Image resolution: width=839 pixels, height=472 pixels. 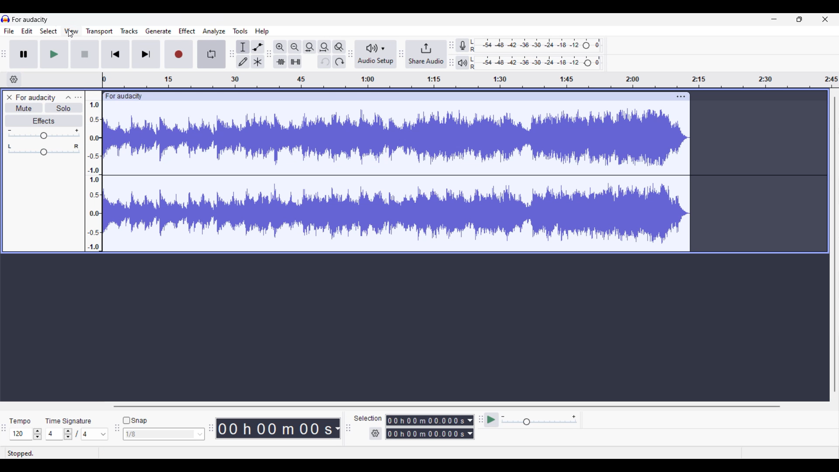 What do you see at coordinates (54, 54) in the screenshot?
I see `Play/Play once` at bounding box center [54, 54].